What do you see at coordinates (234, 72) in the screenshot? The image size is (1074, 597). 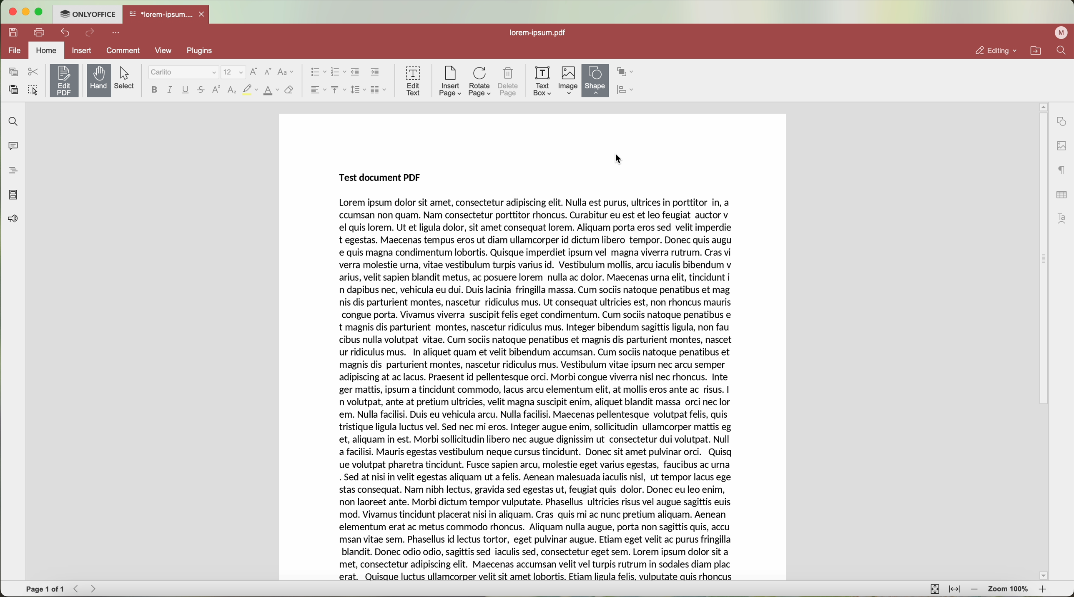 I see `size font` at bounding box center [234, 72].